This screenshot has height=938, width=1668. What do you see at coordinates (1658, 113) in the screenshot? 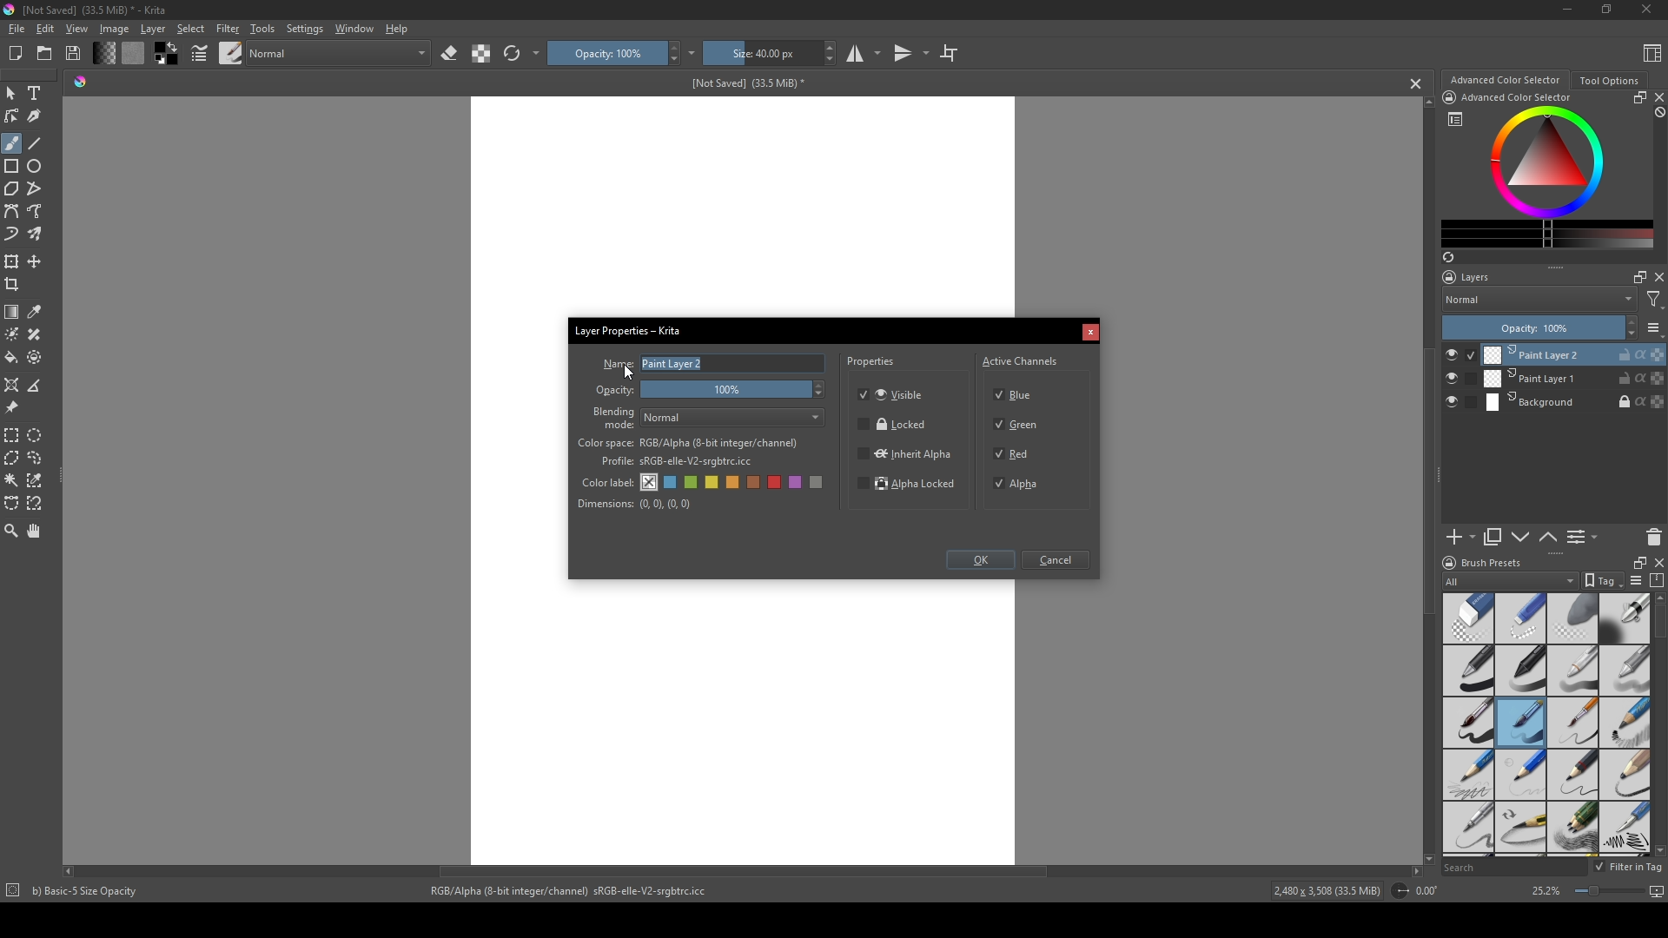
I see `block` at bounding box center [1658, 113].